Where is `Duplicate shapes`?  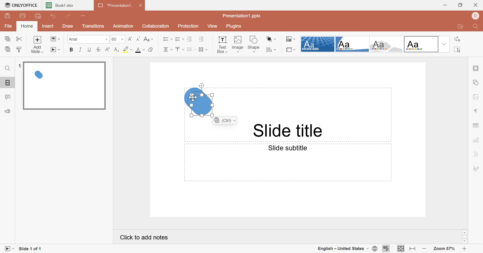 Duplicate shapes is located at coordinates (199, 102).